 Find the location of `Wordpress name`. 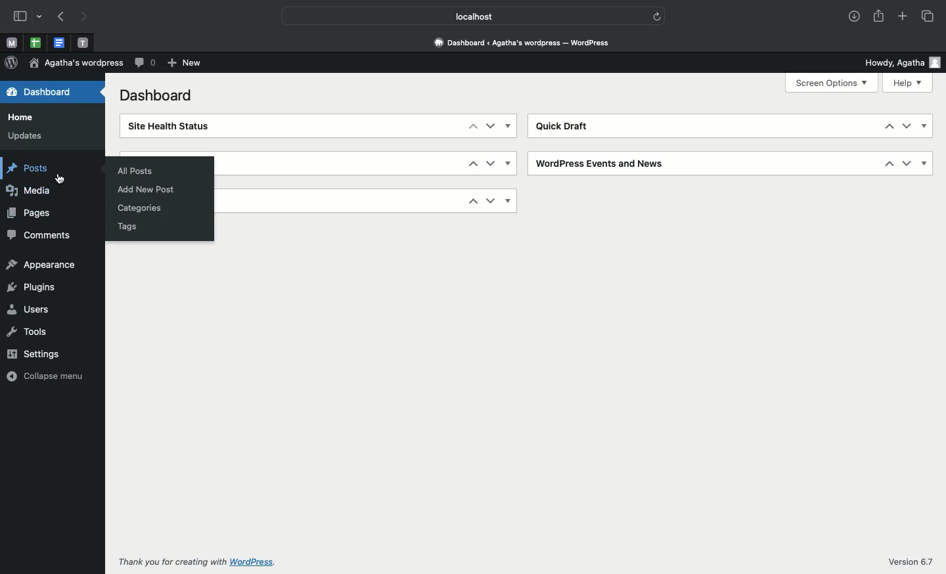

Wordpress name is located at coordinates (76, 63).